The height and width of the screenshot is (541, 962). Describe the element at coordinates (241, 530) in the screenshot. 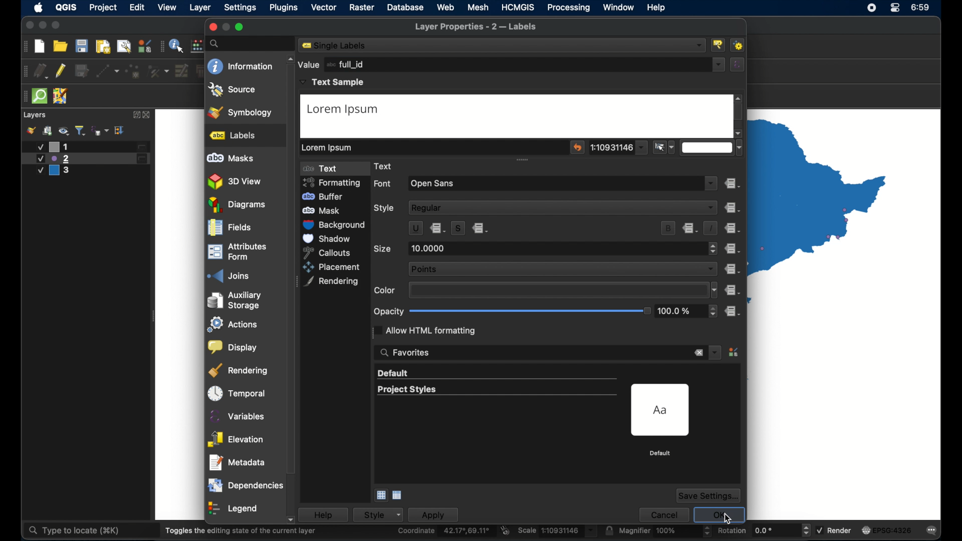

I see `toggles the  dining state of the current layer` at that location.